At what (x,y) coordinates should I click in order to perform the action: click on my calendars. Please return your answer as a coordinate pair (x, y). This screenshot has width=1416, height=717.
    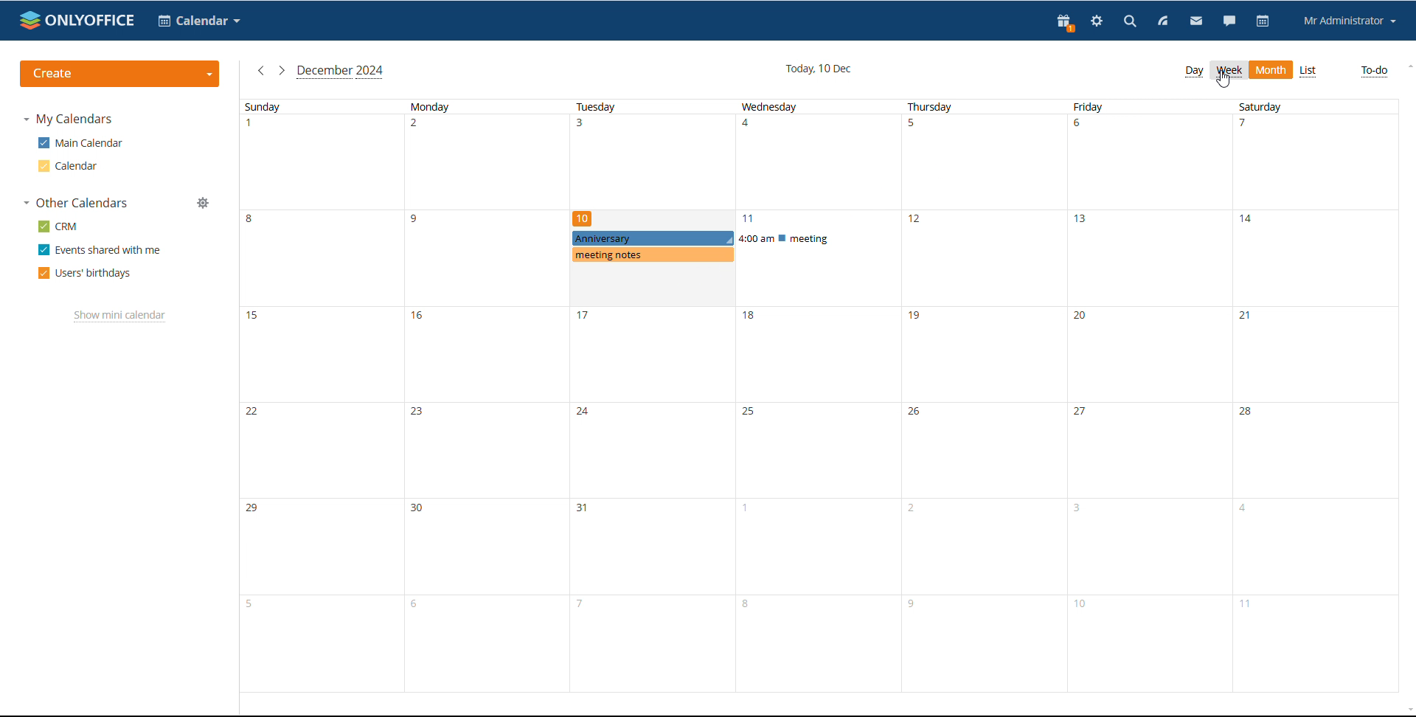
    Looking at the image, I should click on (72, 119).